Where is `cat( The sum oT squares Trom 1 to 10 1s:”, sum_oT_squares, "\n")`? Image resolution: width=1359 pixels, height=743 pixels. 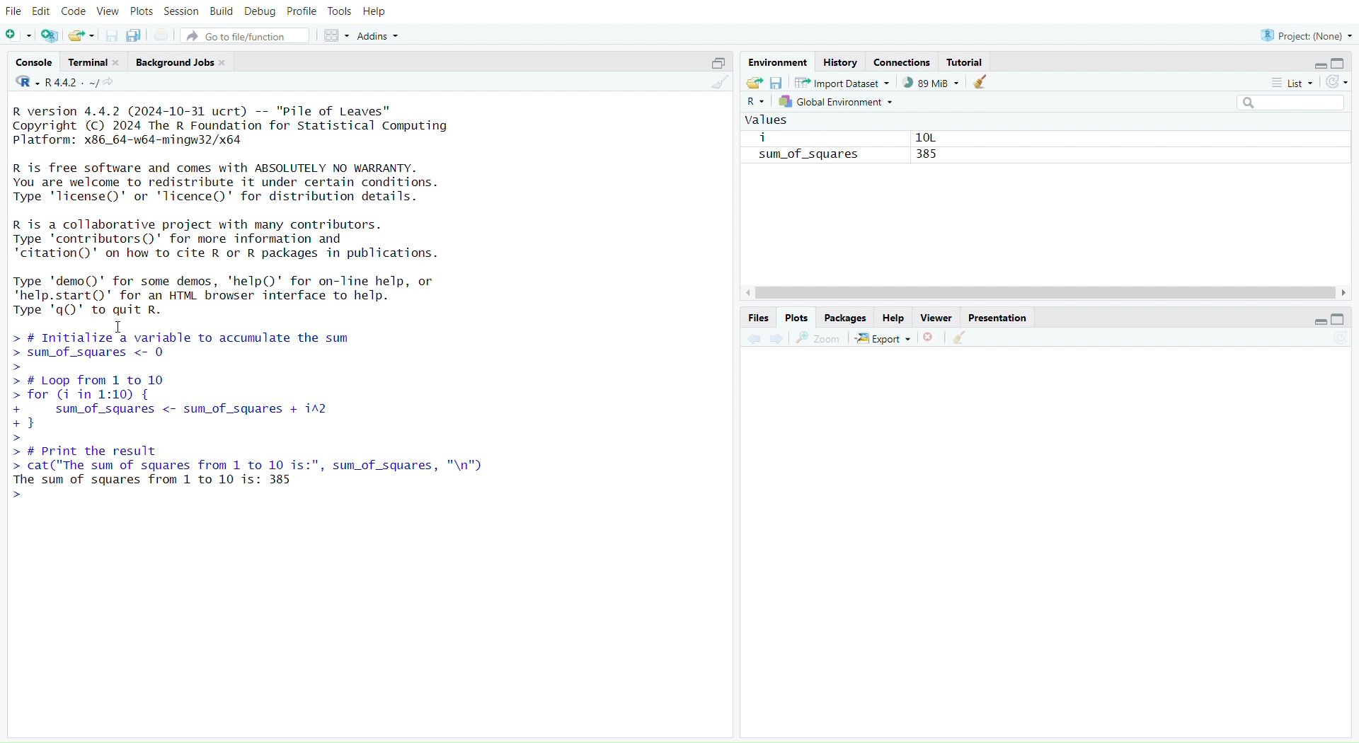 cat( The sum oT squares Trom 1 to 10 1s:”, sum_oT_squares, "\n") is located at coordinates (257, 466).